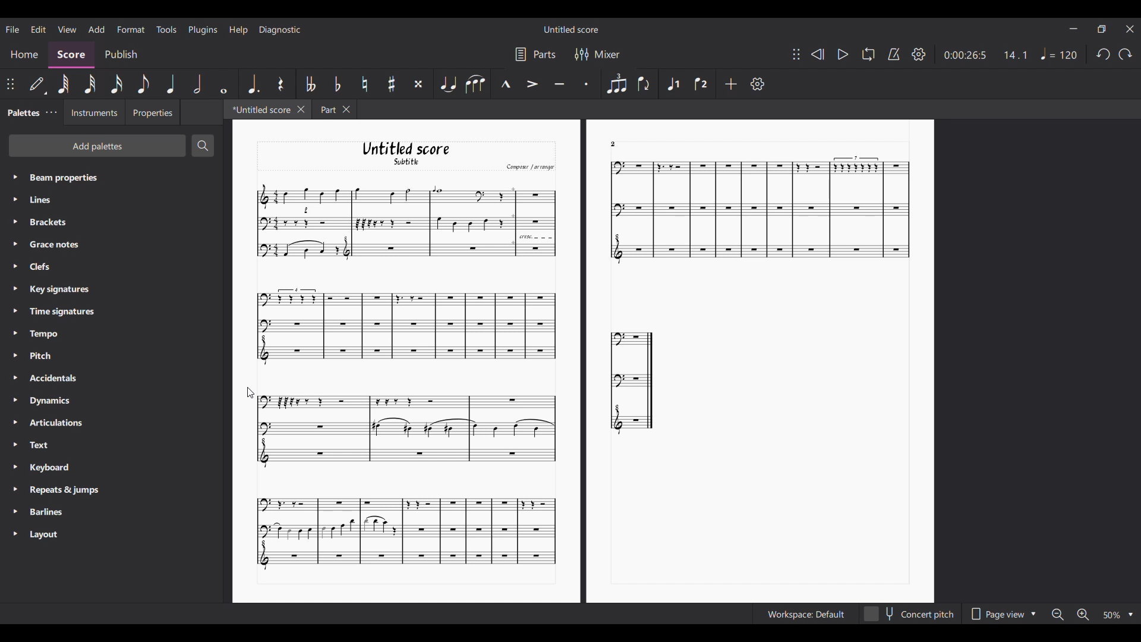  What do you see at coordinates (1101, 29) in the screenshot?
I see `Show in smaller tab` at bounding box center [1101, 29].